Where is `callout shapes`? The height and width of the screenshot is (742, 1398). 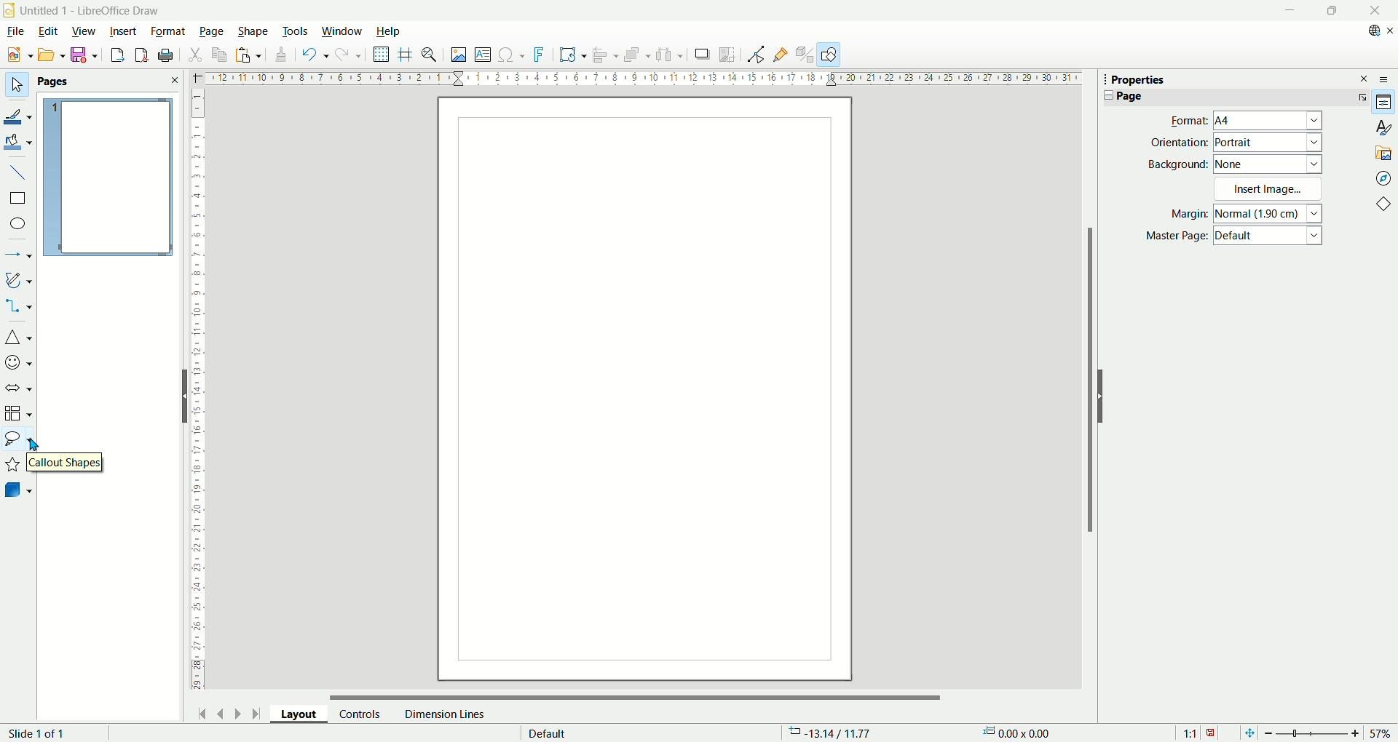
callout shapes is located at coordinates (17, 441).